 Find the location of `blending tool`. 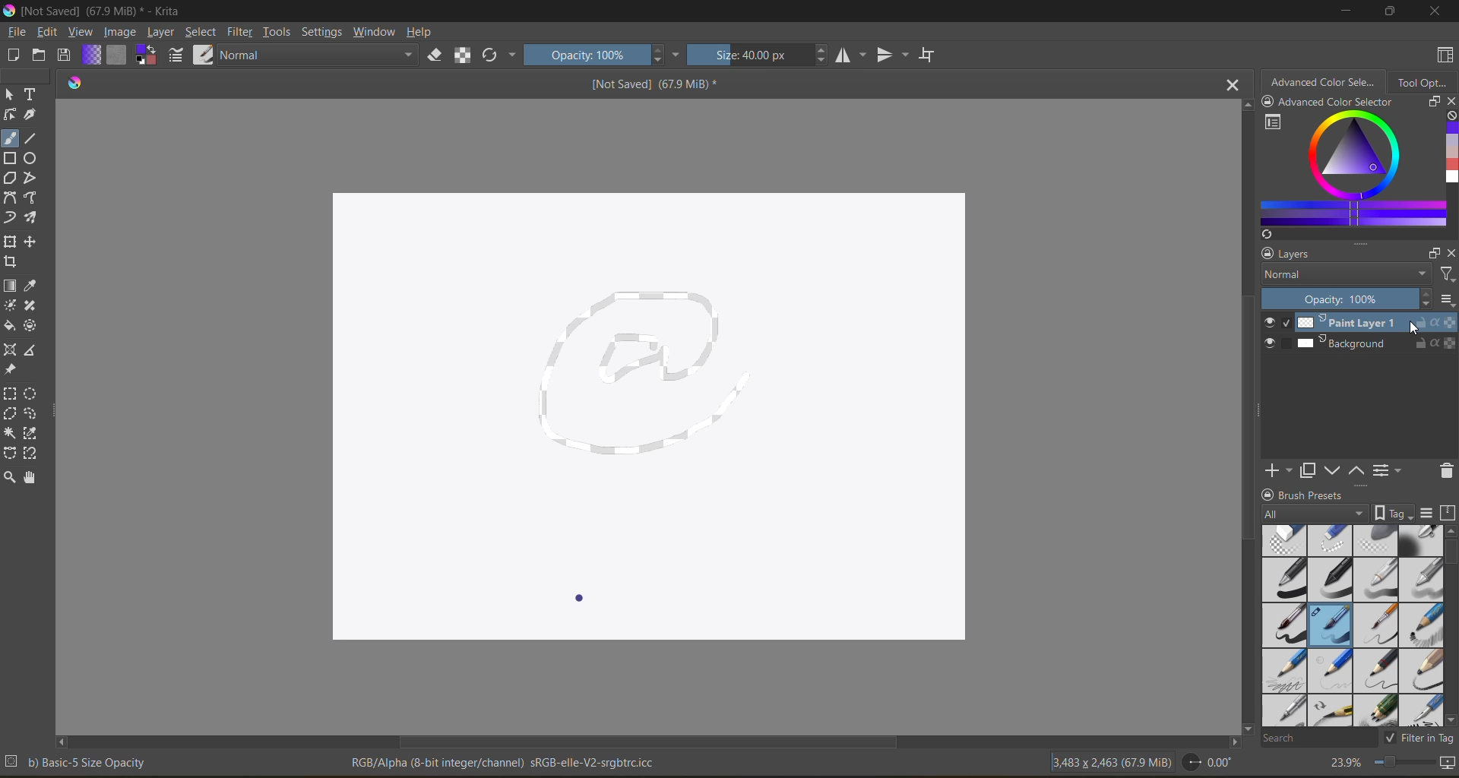

blending tool is located at coordinates (1419, 541).